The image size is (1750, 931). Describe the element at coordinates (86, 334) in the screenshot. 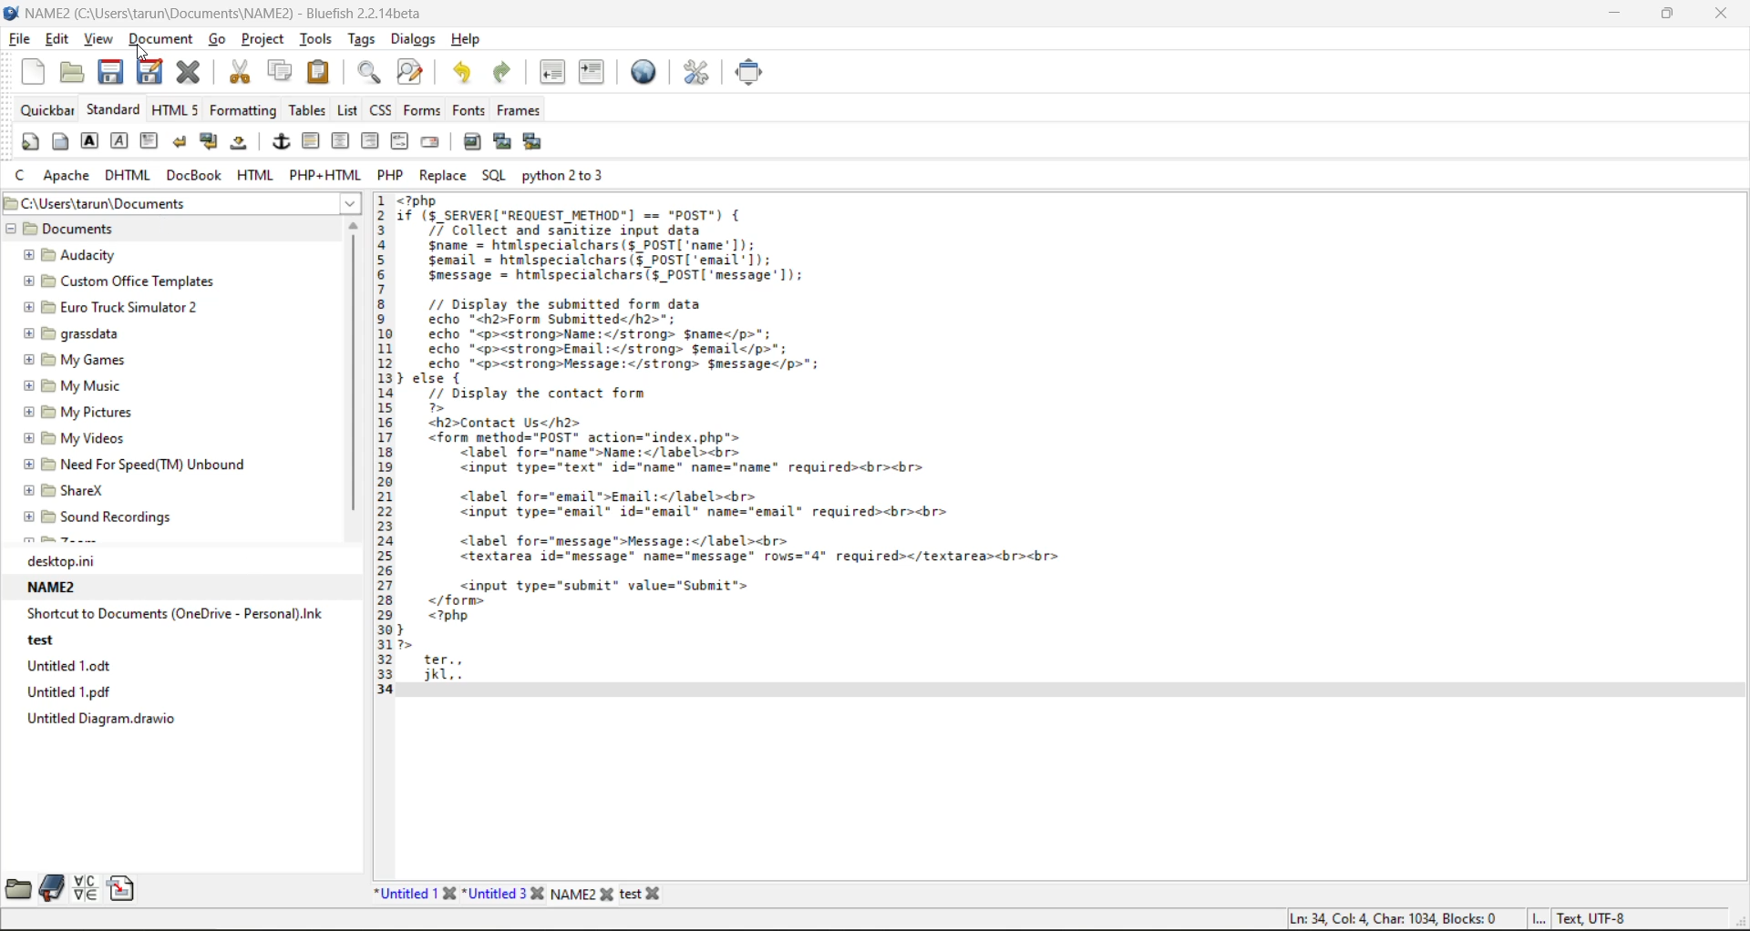

I see `grassdata` at that location.